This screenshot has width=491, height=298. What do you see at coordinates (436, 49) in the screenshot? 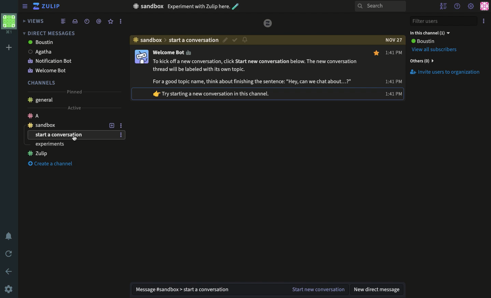
I see `View all Subscribers` at bounding box center [436, 49].